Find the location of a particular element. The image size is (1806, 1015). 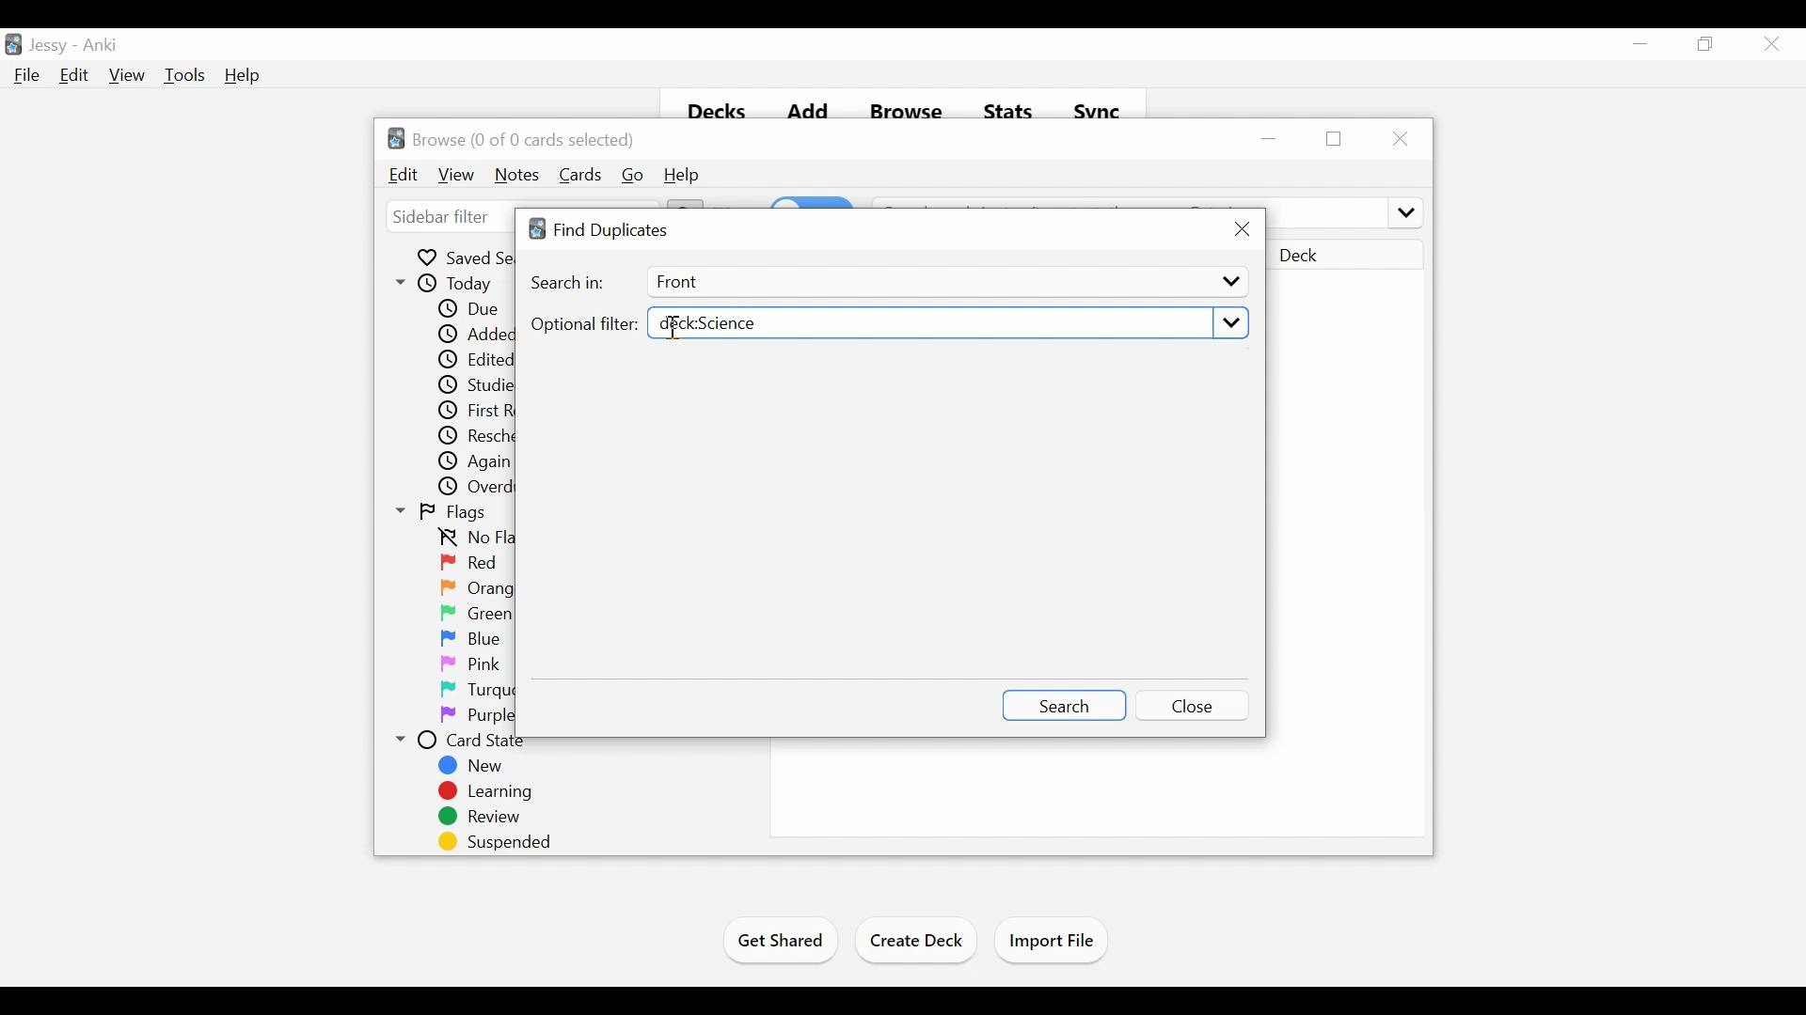

Restore is located at coordinates (1336, 139).